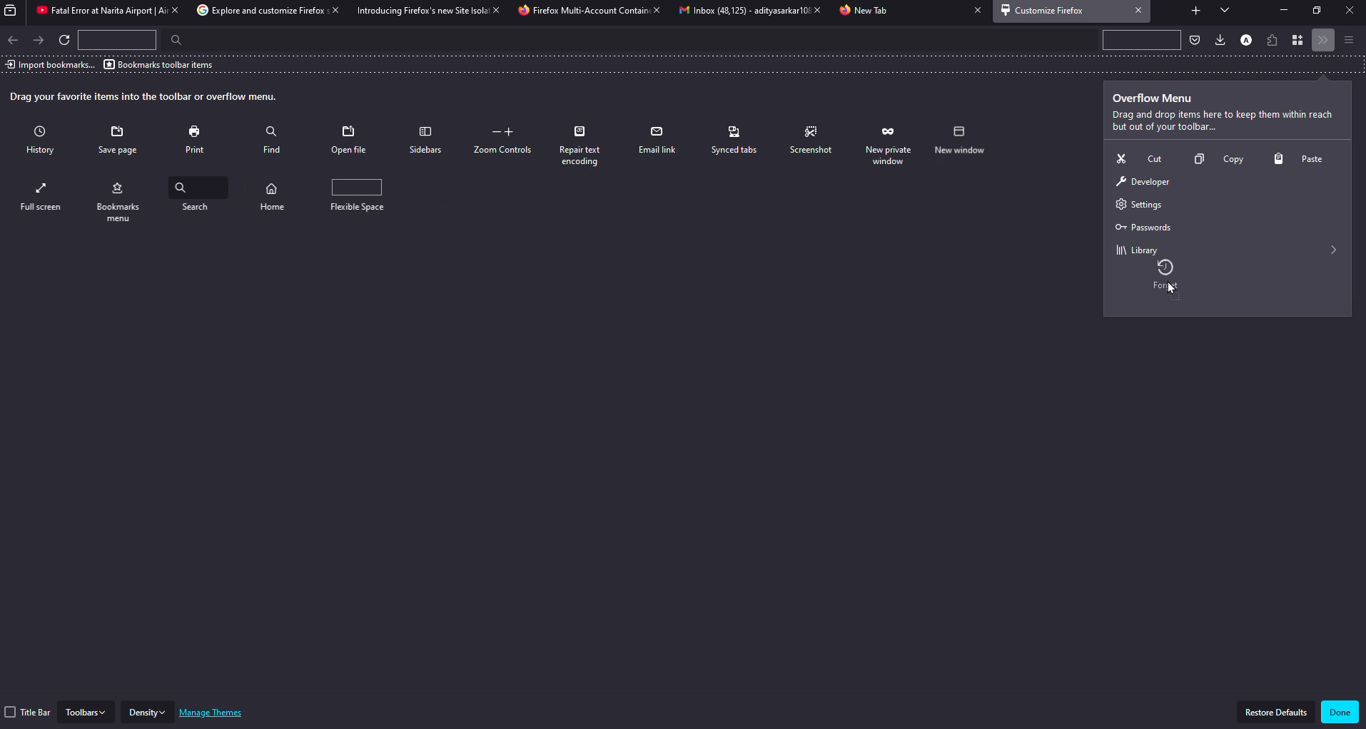 Image resolution: width=1366 pixels, height=729 pixels. Describe the element at coordinates (866, 11) in the screenshot. I see `tab` at that location.